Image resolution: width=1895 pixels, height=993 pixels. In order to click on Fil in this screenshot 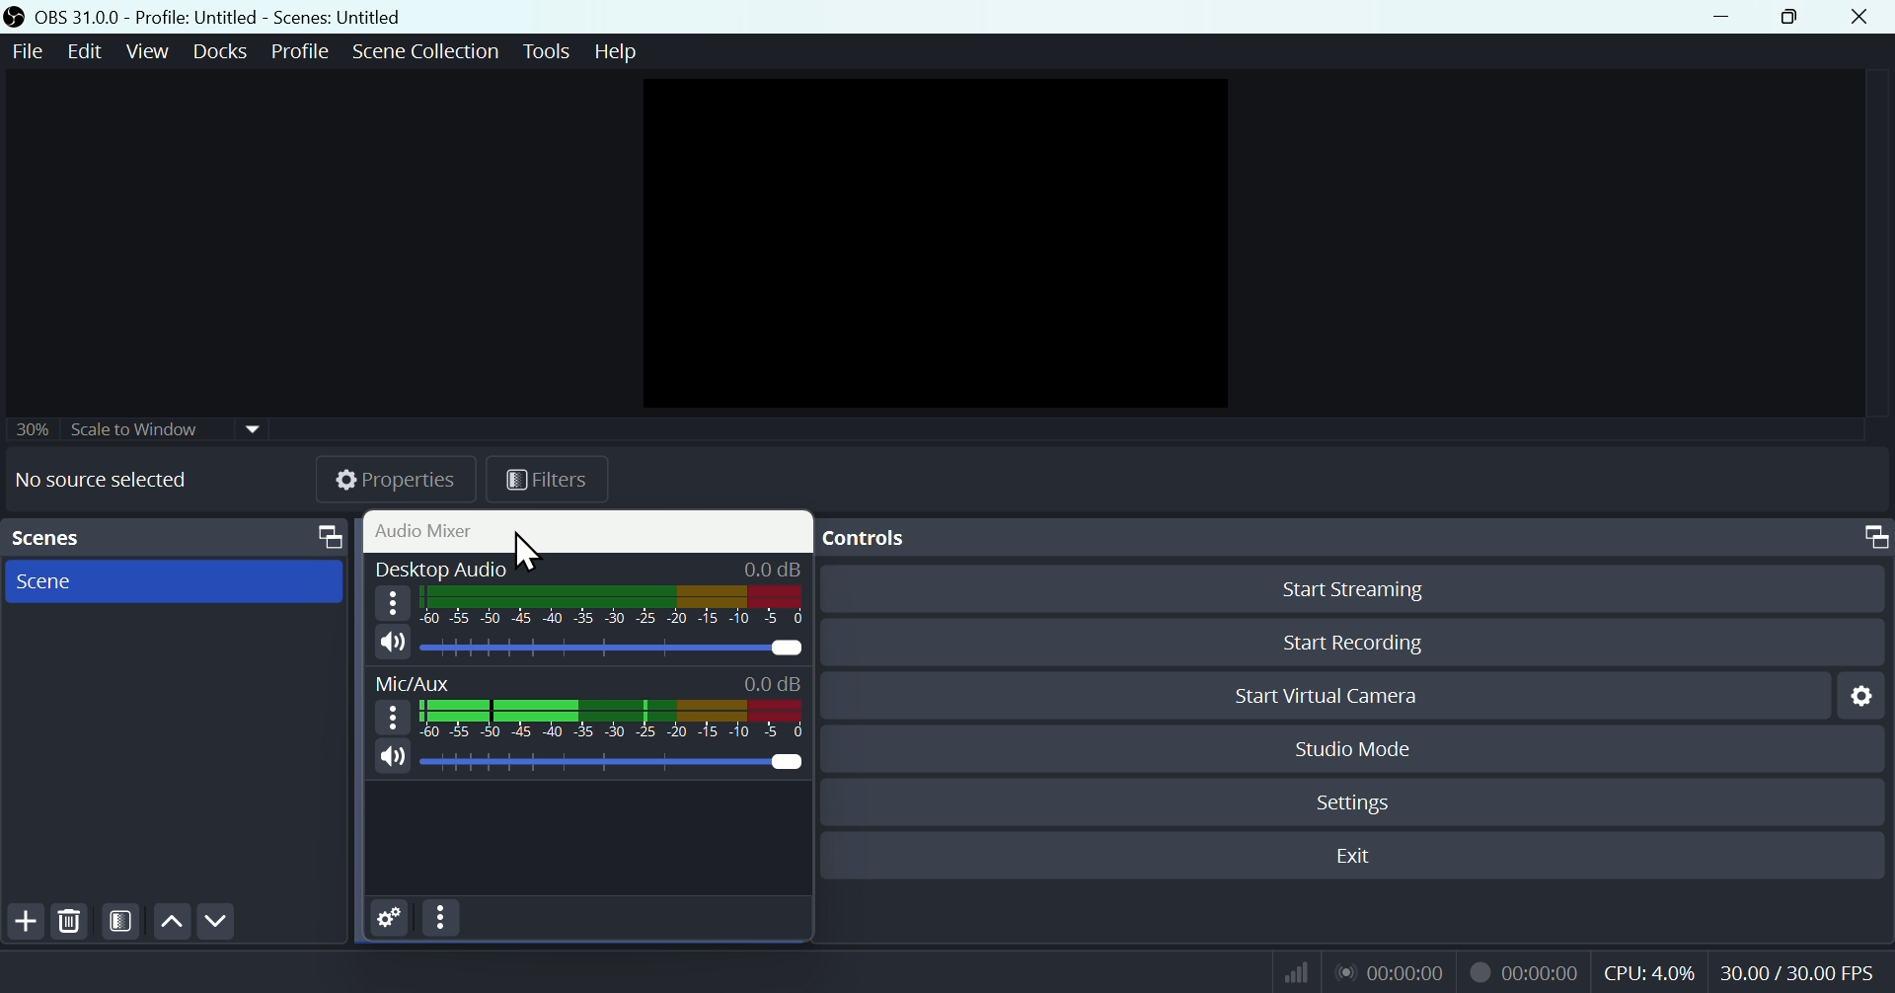, I will do `click(544, 483)`.